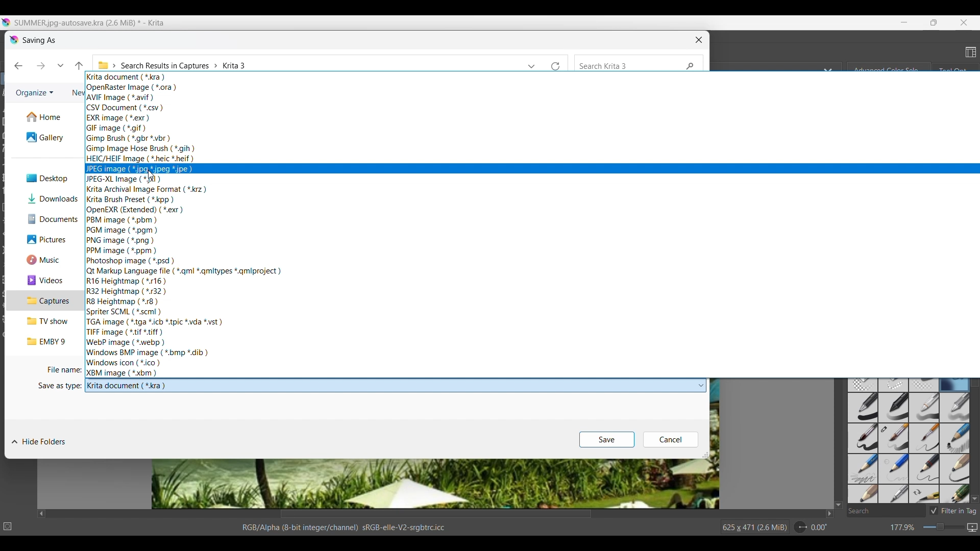 The height and width of the screenshot is (551, 980). Describe the element at coordinates (43, 280) in the screenshot. I see `Videos folder` at that location.